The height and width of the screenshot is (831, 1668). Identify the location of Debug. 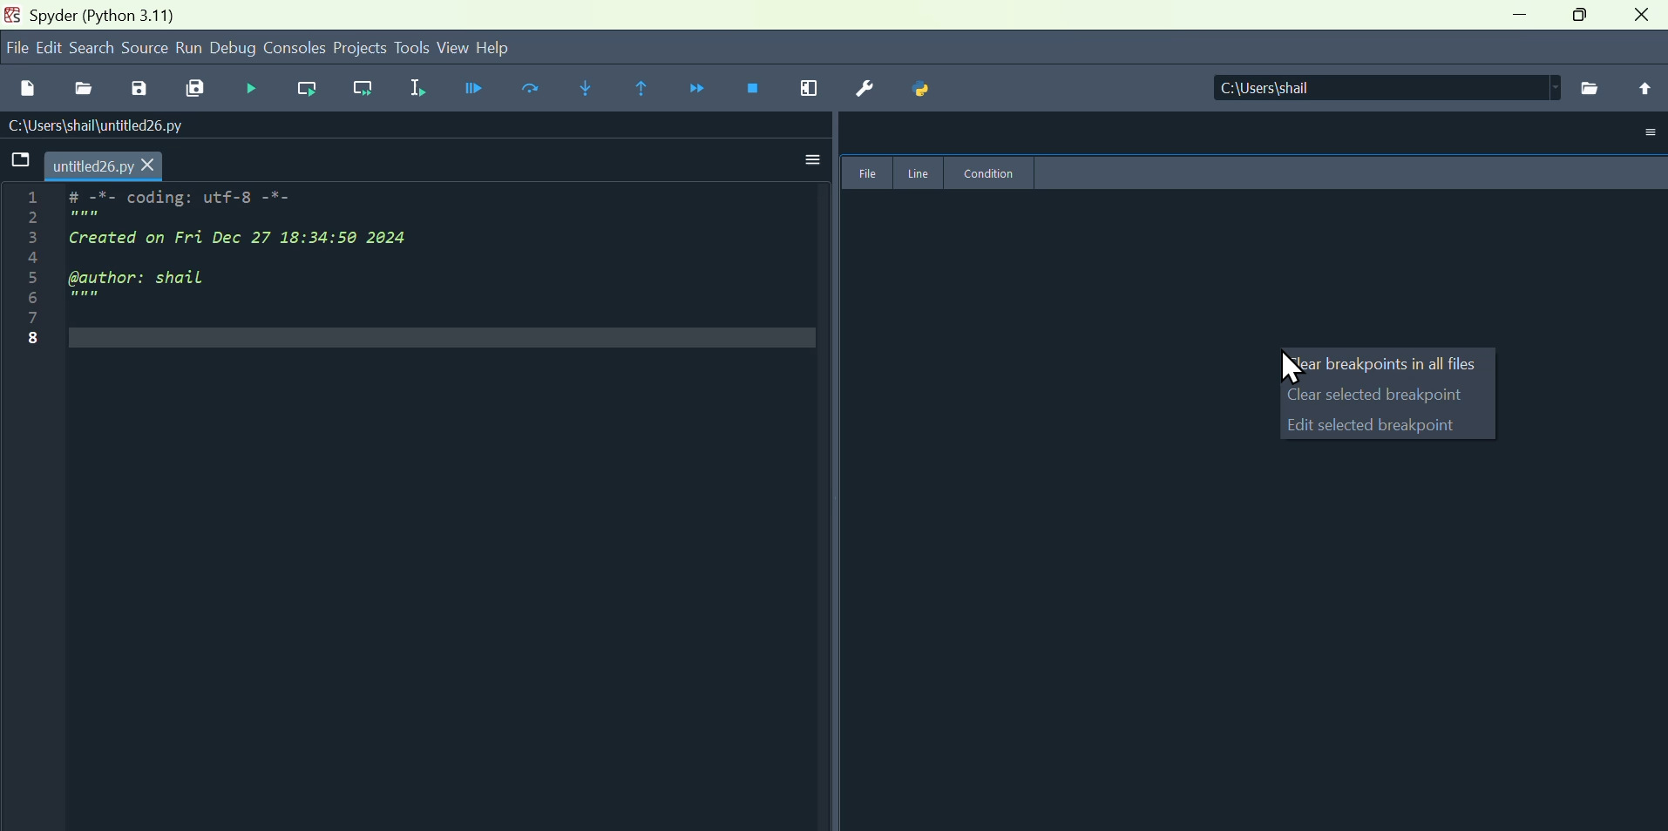
(236, 50).